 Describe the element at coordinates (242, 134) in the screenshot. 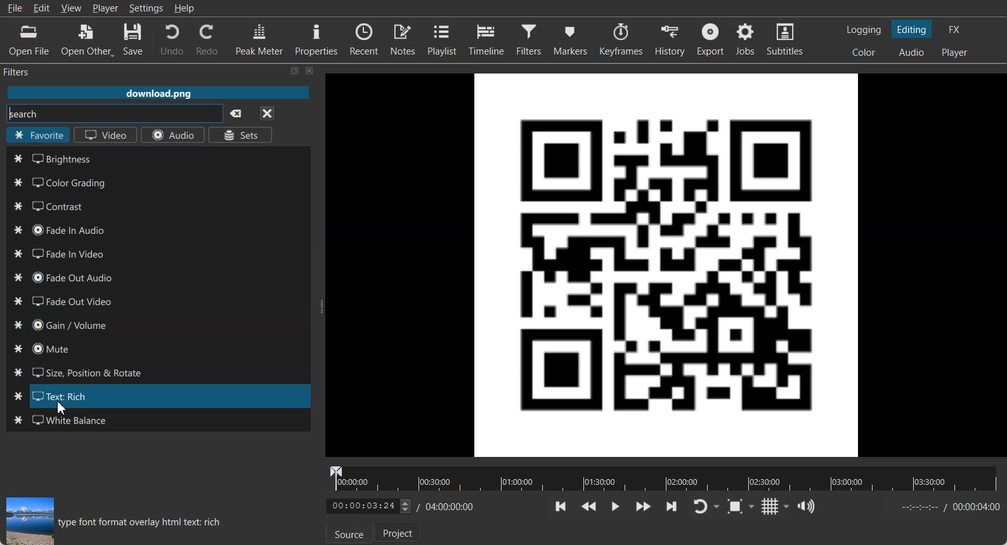

I see `Sets` at that location.